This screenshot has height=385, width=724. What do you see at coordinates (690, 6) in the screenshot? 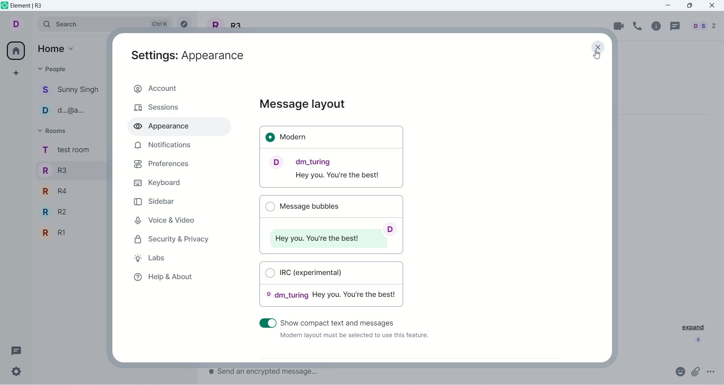
I see `maximize` at bounding box center [690, 6].